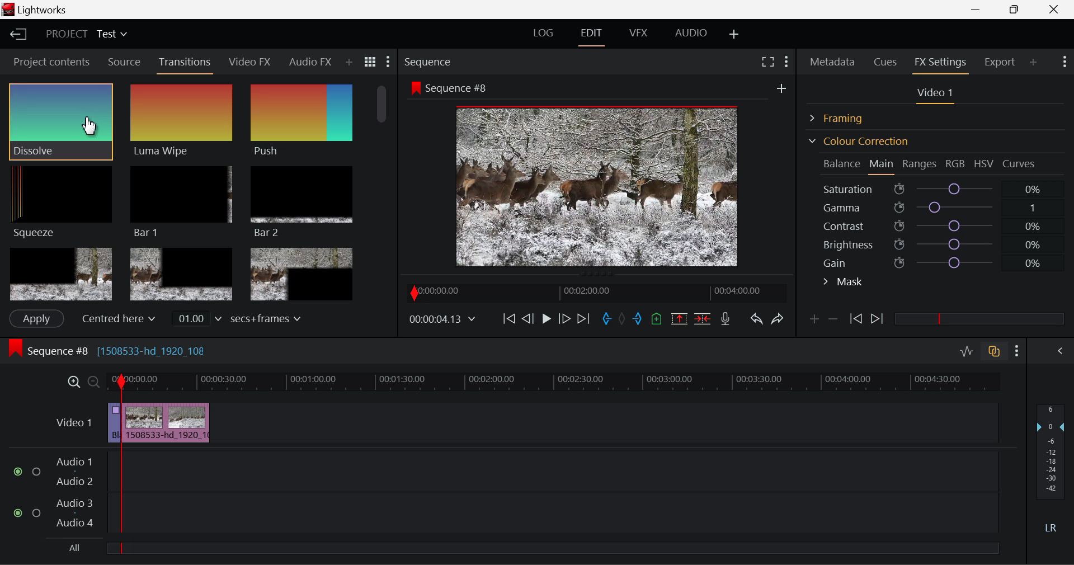 The image size is (1074, 565). I want to click on Mark In, so click(607, 319).